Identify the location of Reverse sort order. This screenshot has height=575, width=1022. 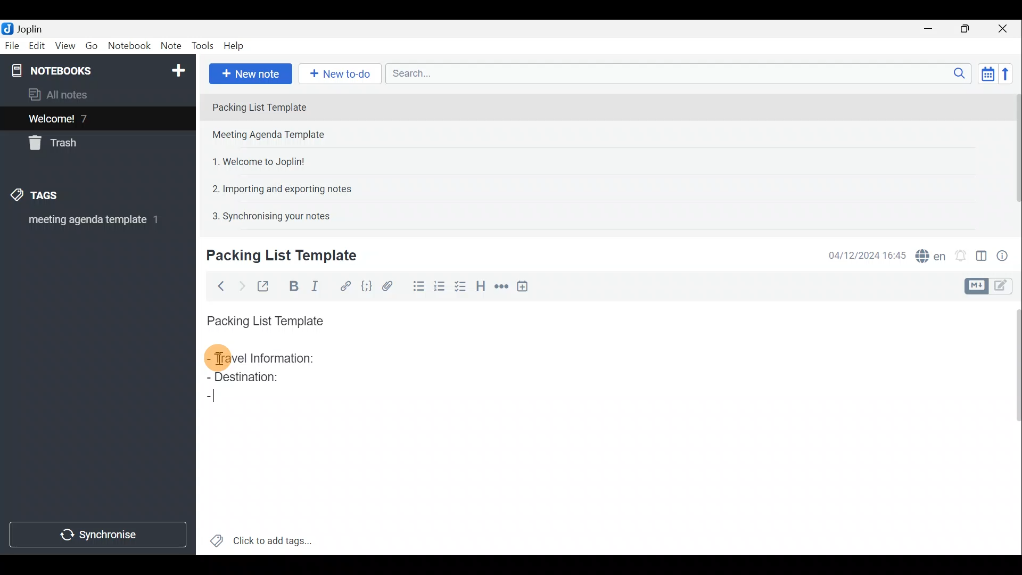
(1009, 73).